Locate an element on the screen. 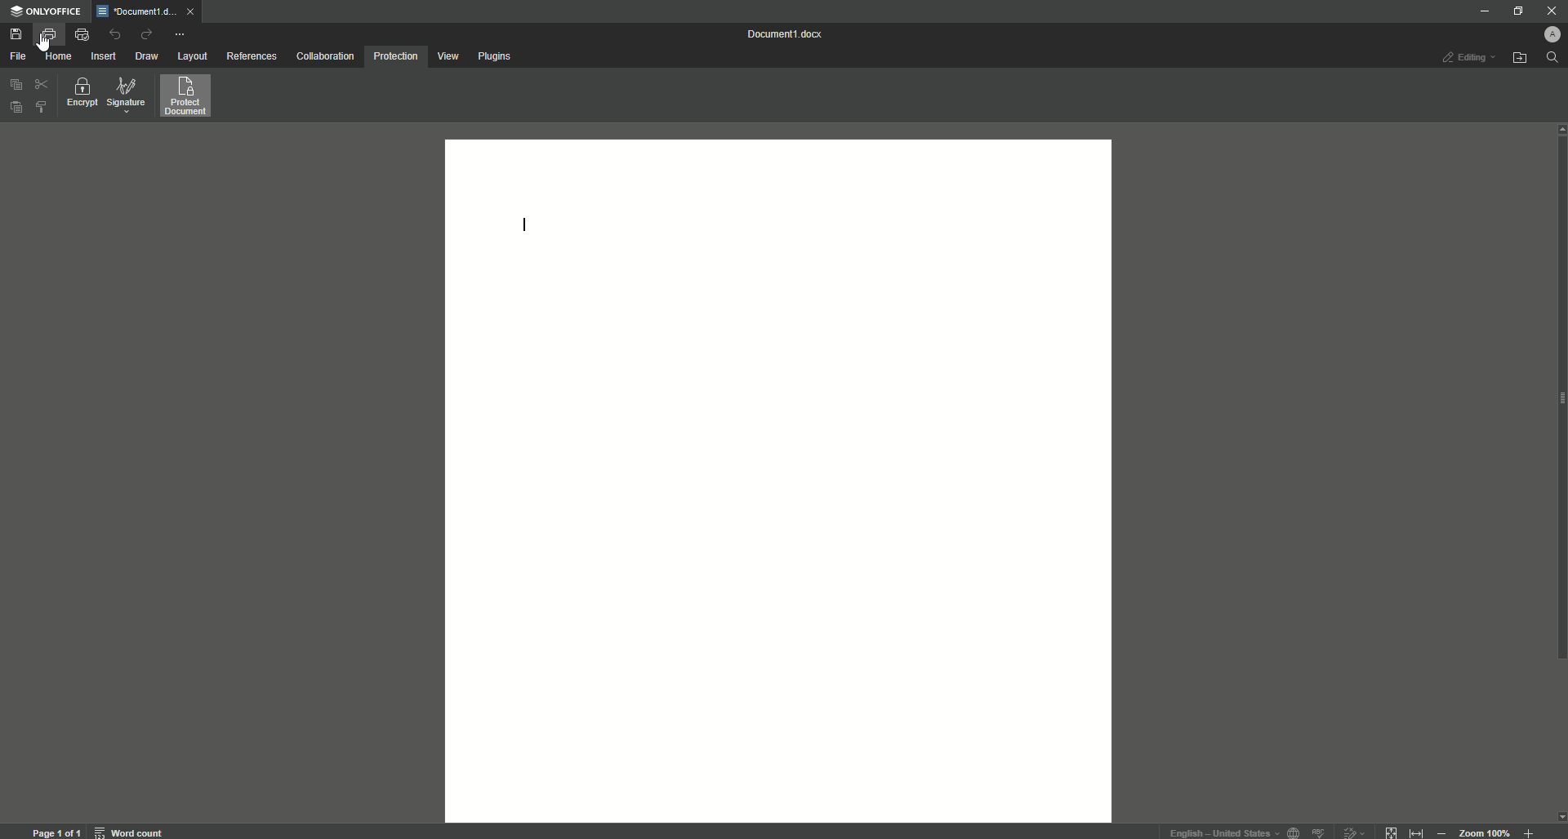 This screenshot has width=1568, height=839. page 1 of 1 is located at coordinates (56, 832).